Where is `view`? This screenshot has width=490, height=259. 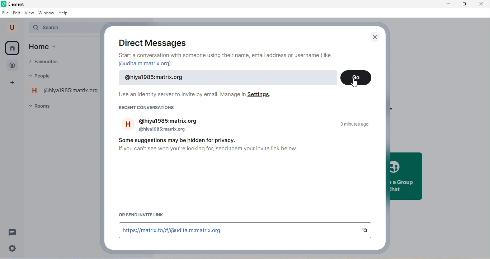
view is located at coordinates (29, 13).